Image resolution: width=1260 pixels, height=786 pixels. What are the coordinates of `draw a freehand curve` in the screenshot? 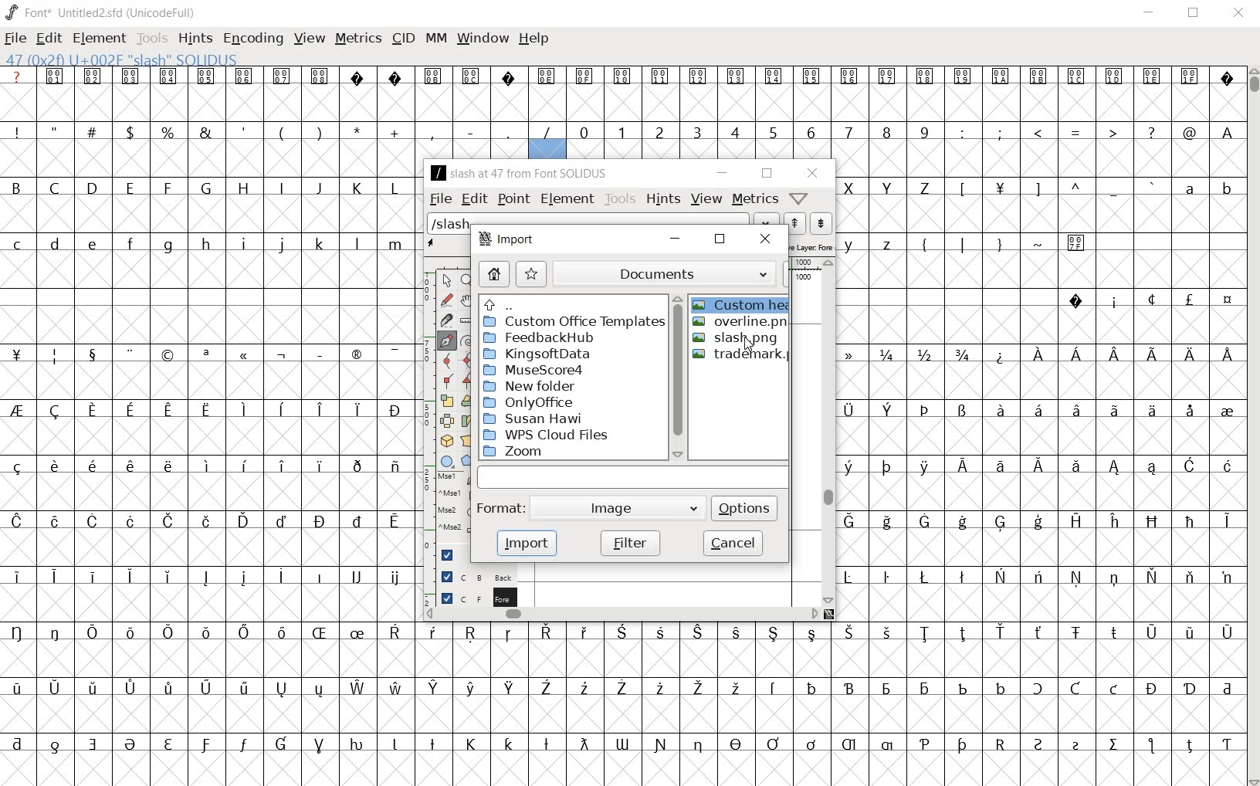 It's located at (449, 302).